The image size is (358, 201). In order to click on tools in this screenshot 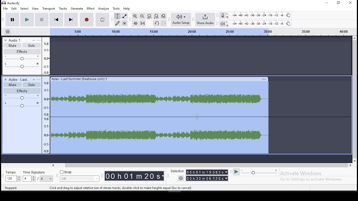, I will do `click(116, 9)`.